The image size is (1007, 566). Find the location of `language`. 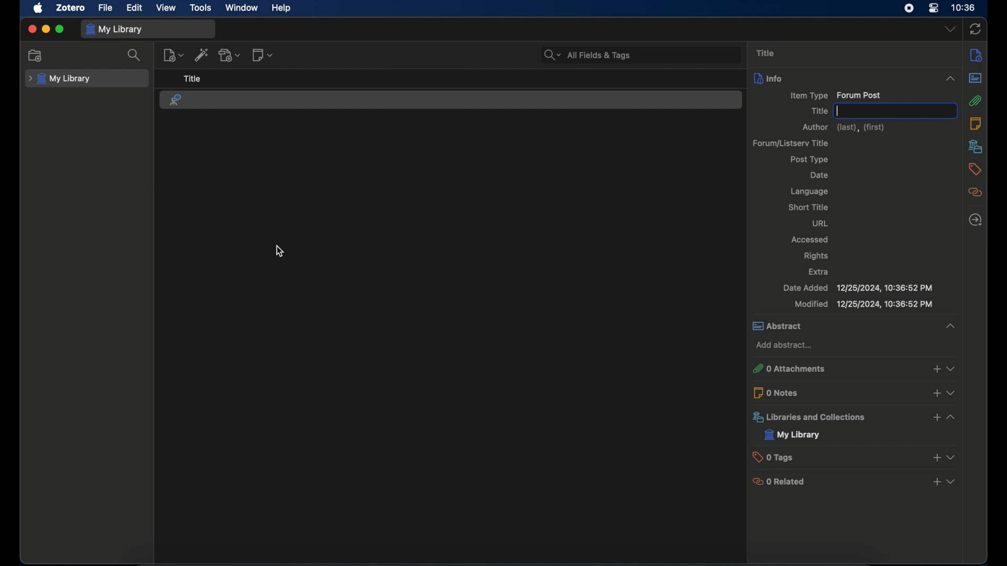

language is located at coordinates (809, 192).